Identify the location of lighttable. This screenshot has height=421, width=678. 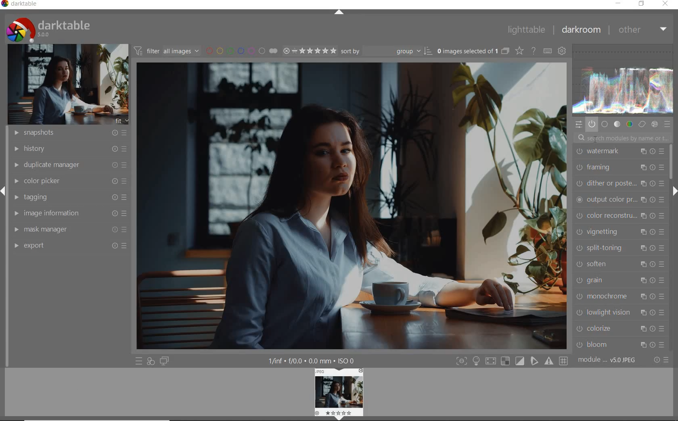
(526, 30).